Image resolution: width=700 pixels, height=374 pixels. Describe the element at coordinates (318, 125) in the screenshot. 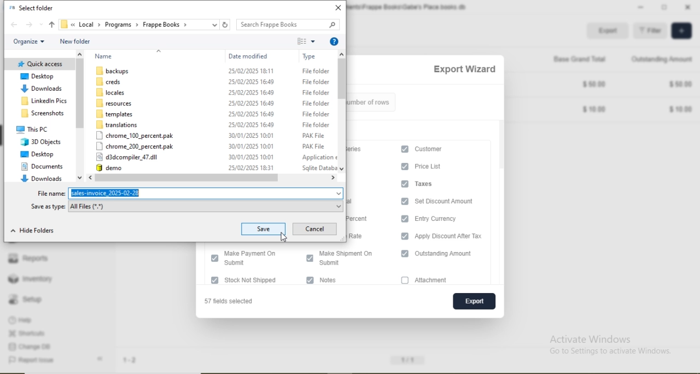

I see `File folder` at that location.